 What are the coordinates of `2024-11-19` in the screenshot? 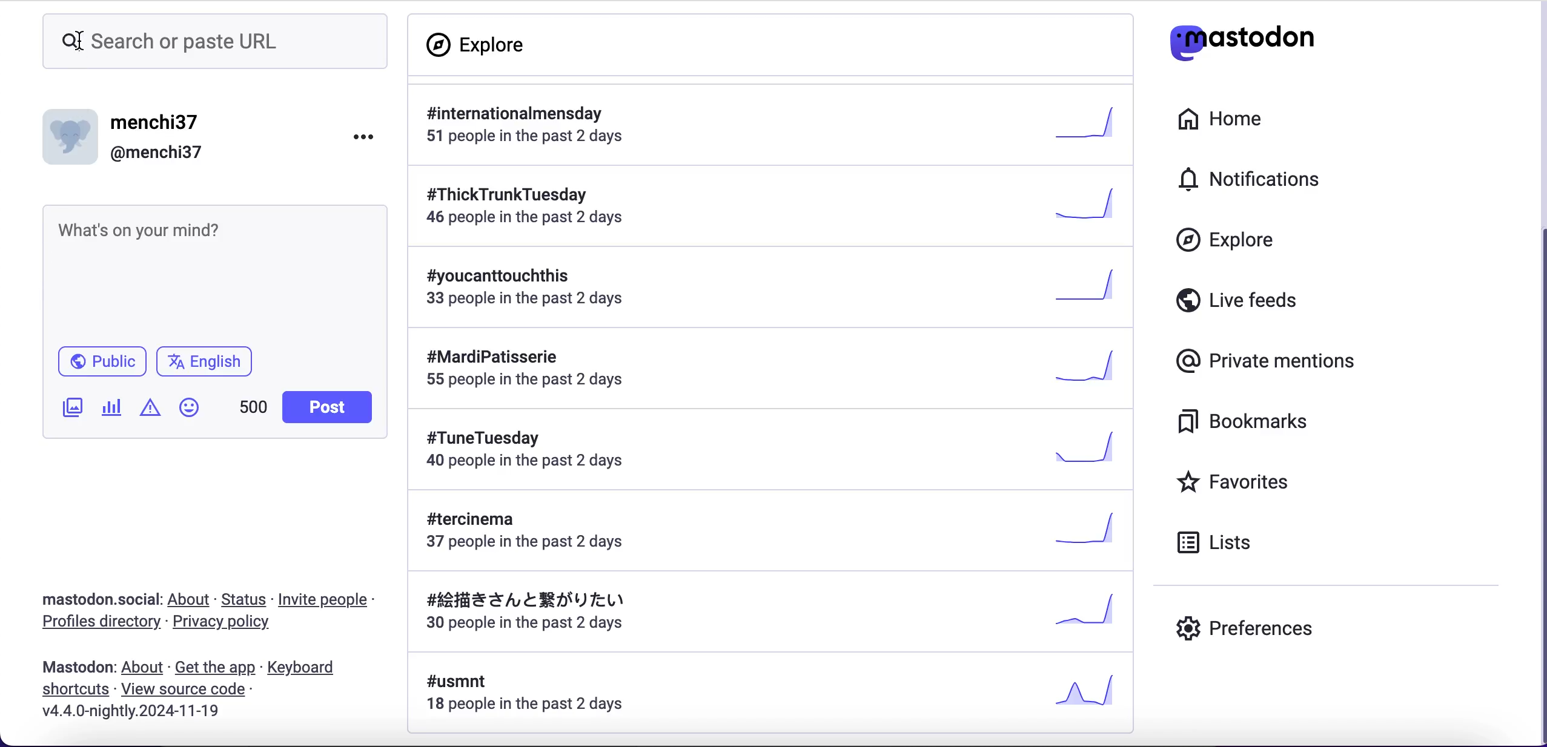 It's located at (139, 714).